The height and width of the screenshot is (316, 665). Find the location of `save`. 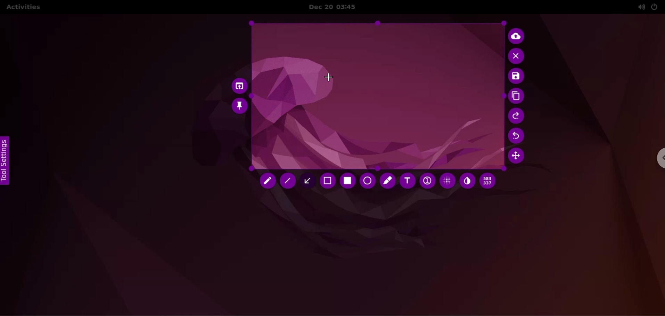

save is located at coordinates (516, 77).